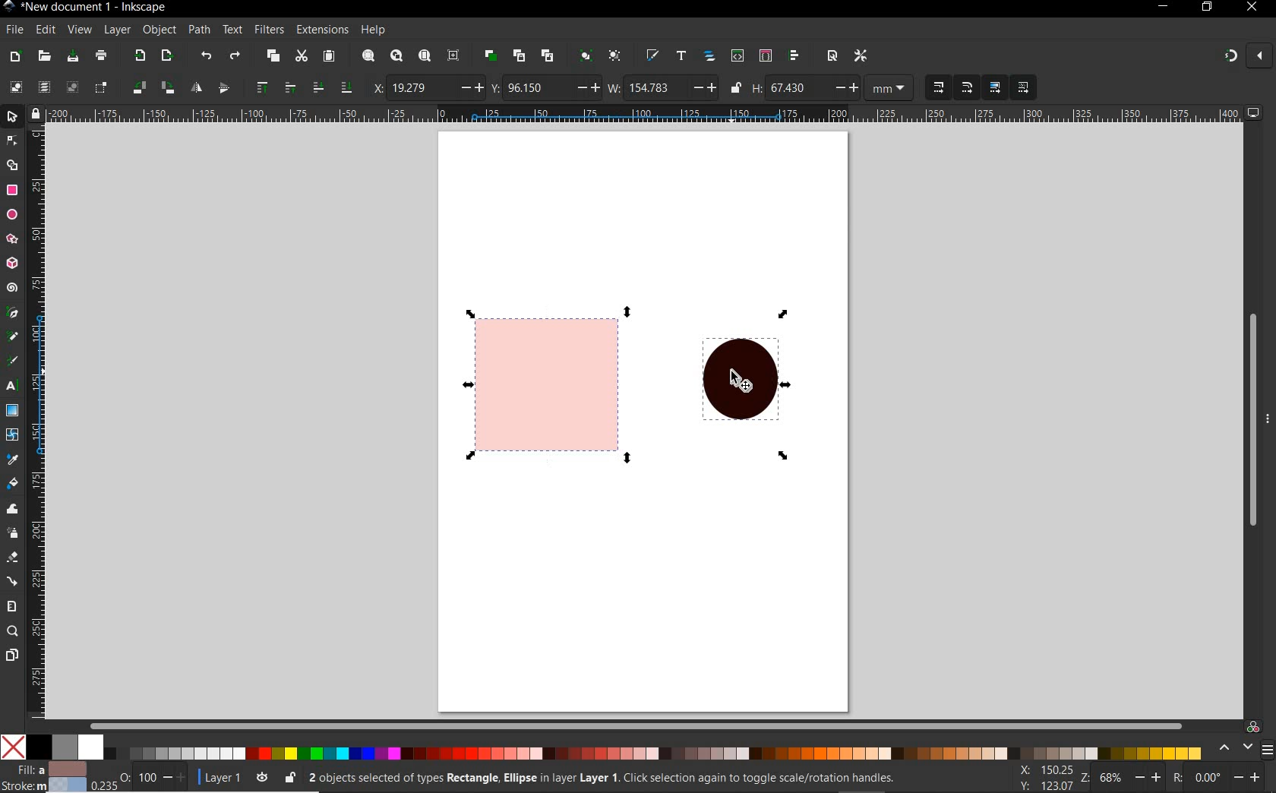 This screenshot has width=1276, height=793. What do you see at coordinates (329, 56) in the screenshot?
I see `paste` at bounding box center [329, 56].